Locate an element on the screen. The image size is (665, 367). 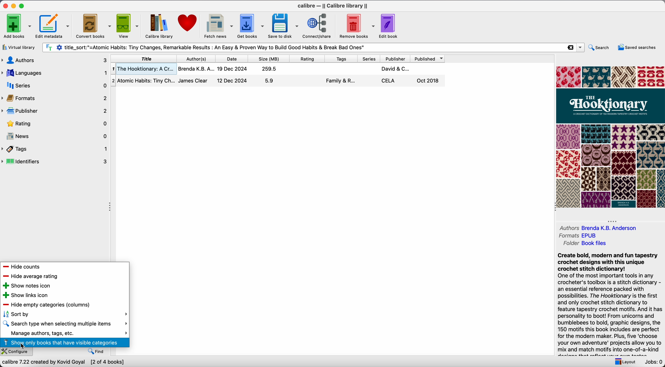
edit book is located at coordinates (390, 26).